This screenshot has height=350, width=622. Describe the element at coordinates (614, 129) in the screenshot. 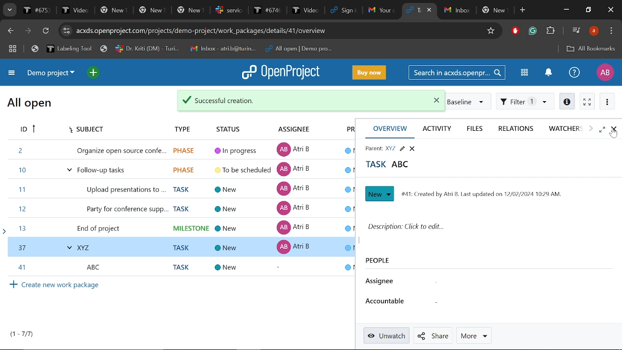

I see `Close` at that location.